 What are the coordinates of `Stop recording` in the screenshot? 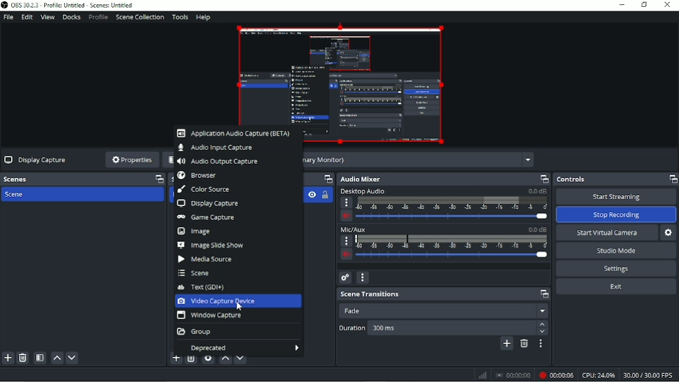 It's located at (513, 376).